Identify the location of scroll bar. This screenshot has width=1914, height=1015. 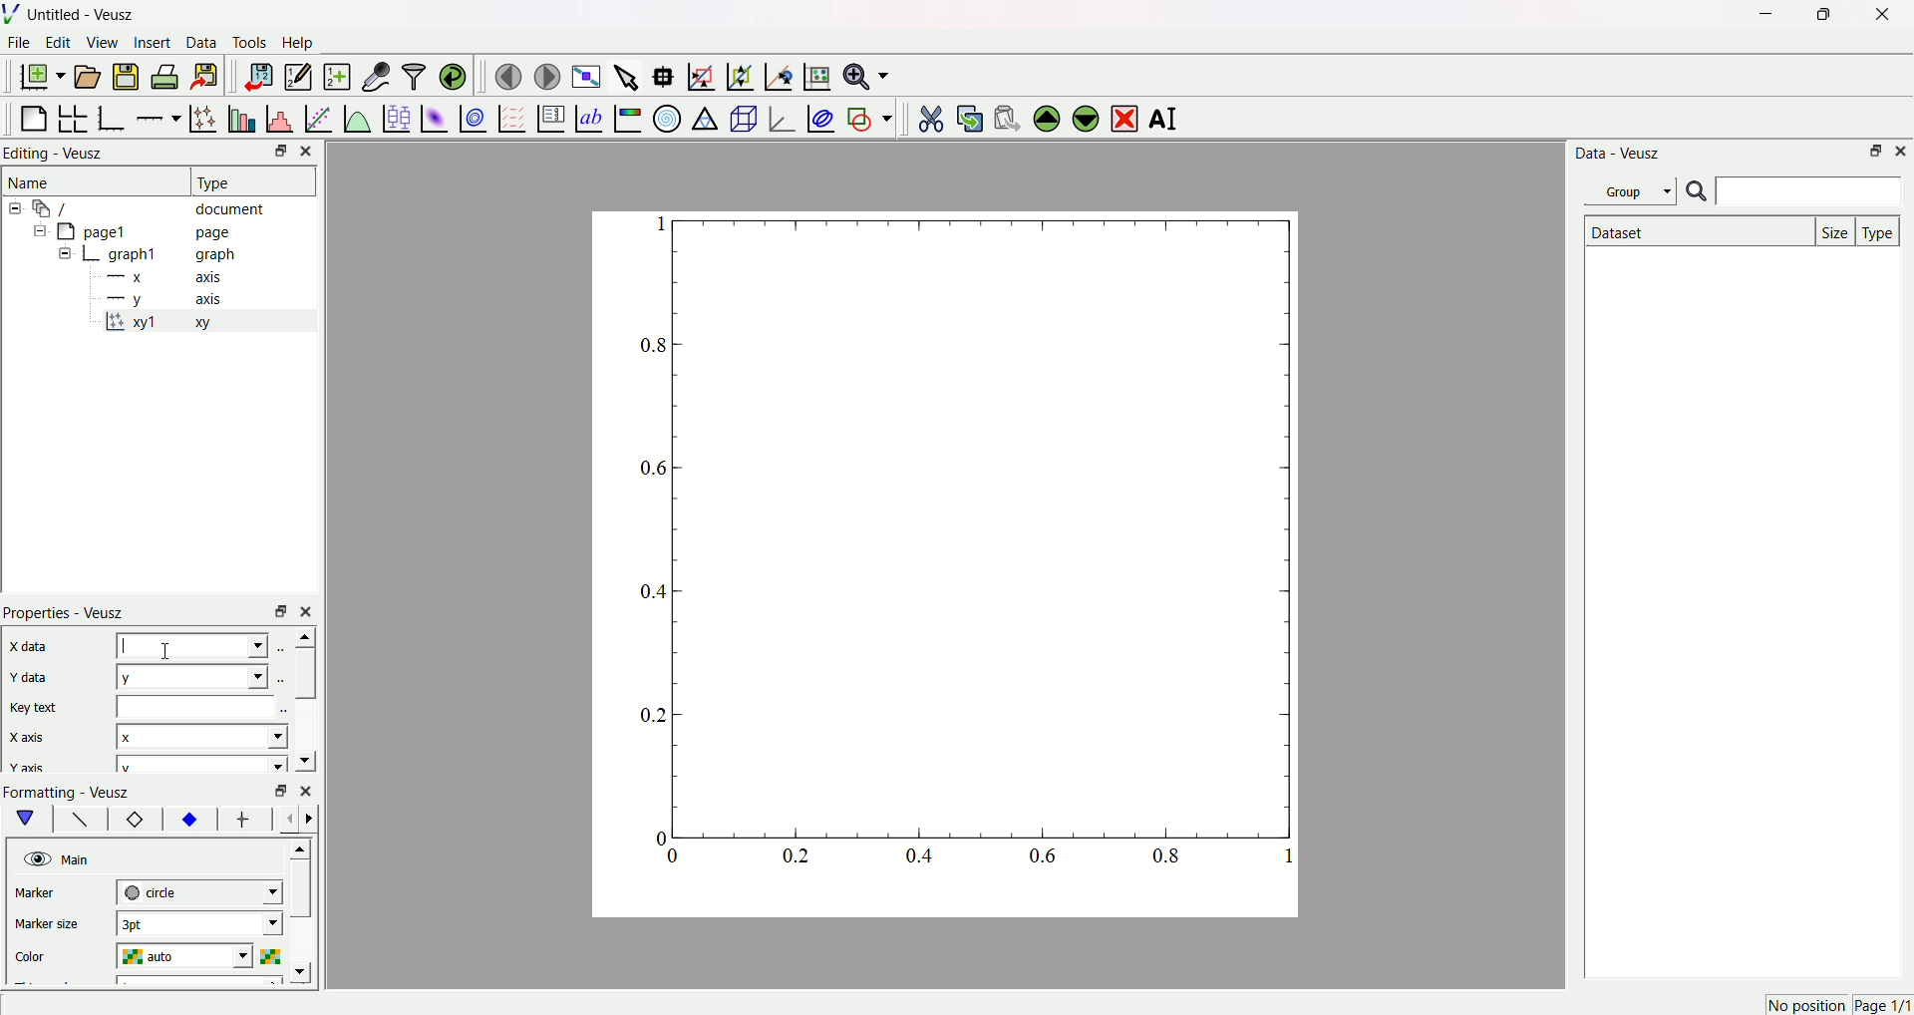
(302, 894).